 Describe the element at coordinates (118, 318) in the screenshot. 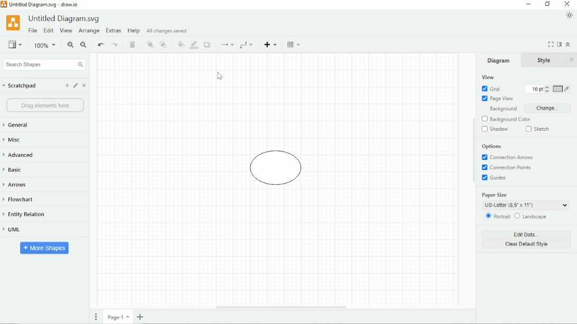

I see `Page number` at that location.